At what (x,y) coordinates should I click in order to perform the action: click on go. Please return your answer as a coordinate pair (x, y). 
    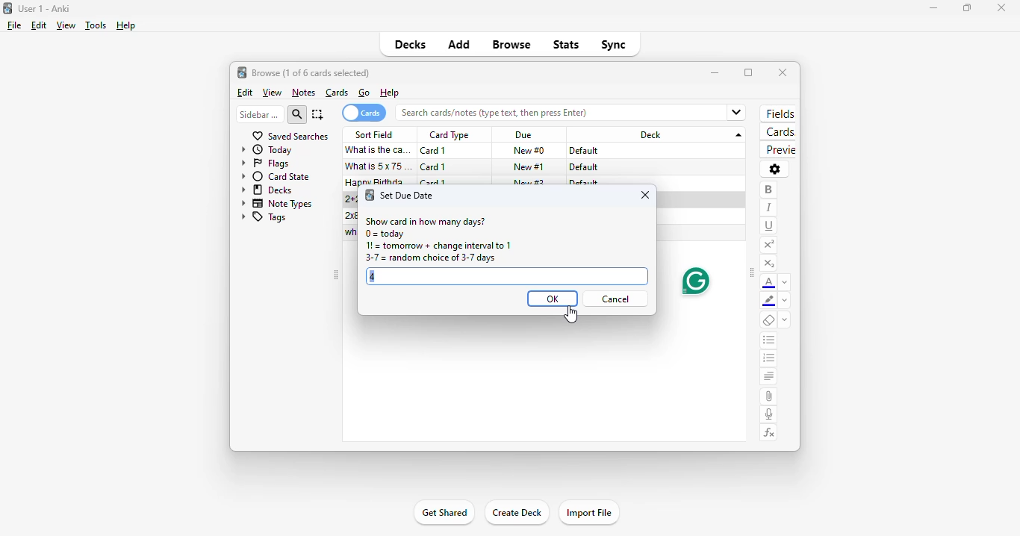
    Looking at the image, I should click on (364, 93).